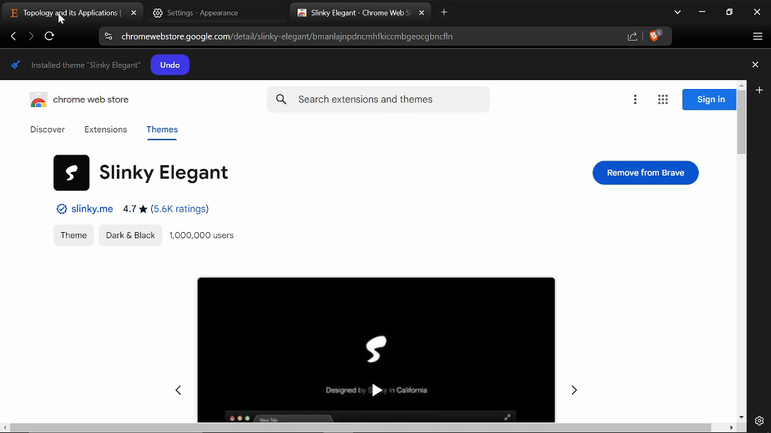 The image size is (771, 433). I want to click on Share link, so click(632, 37).